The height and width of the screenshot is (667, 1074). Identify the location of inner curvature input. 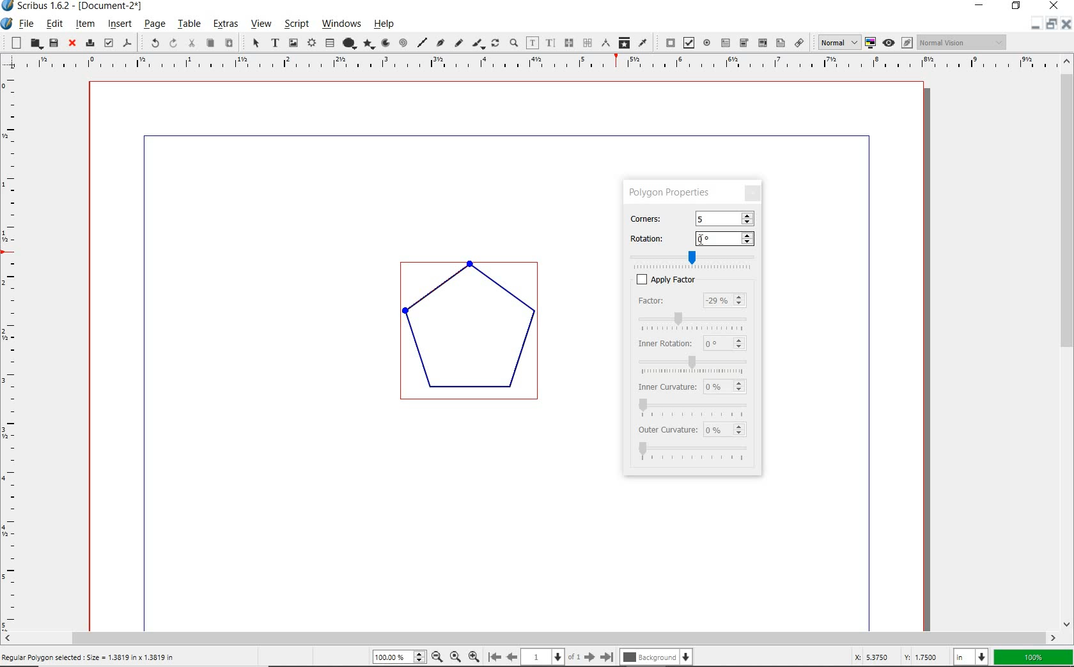
(726, 385).